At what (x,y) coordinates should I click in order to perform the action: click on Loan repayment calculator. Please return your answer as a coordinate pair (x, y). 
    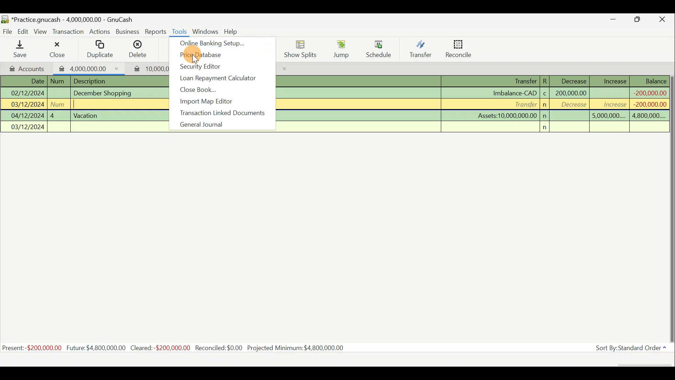
    Looking at the image, I should click on (217, 78).